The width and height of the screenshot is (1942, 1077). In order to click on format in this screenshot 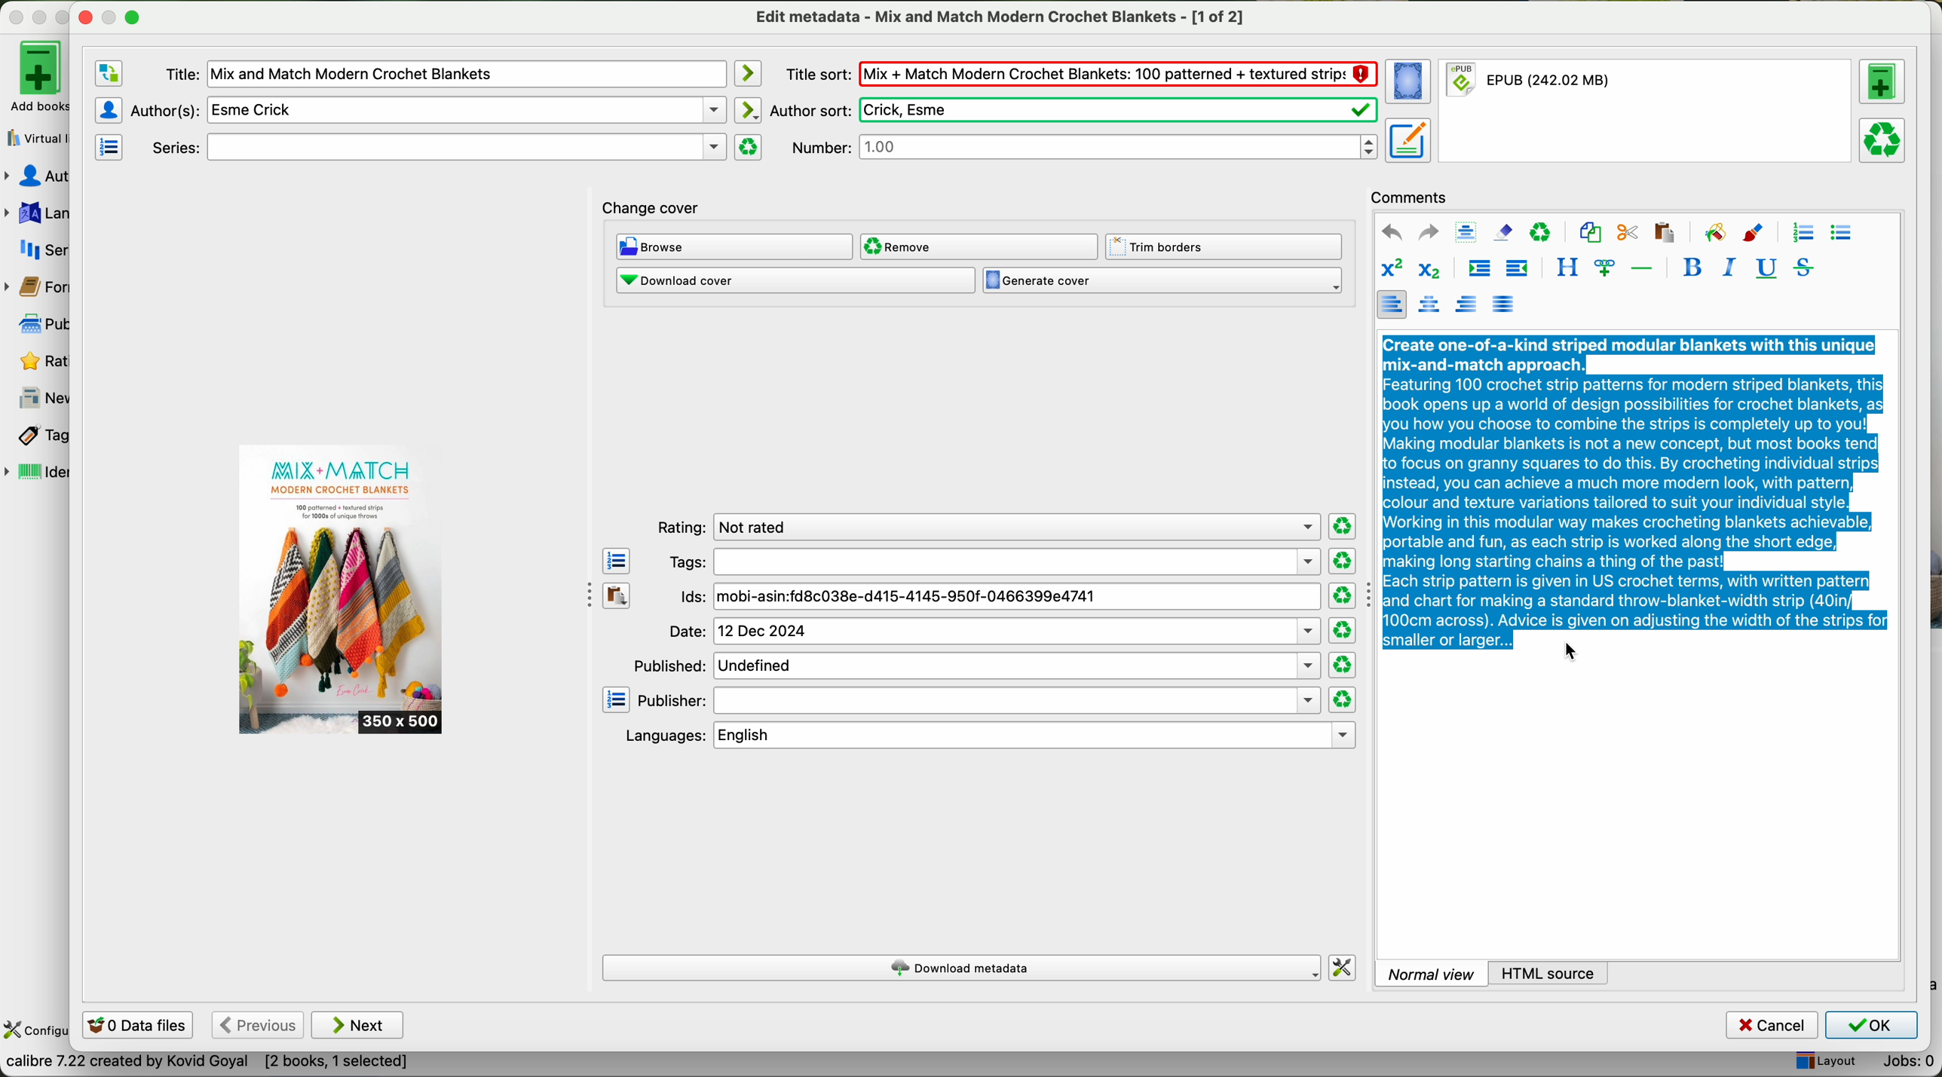, I will do `click(1647, 112)`.